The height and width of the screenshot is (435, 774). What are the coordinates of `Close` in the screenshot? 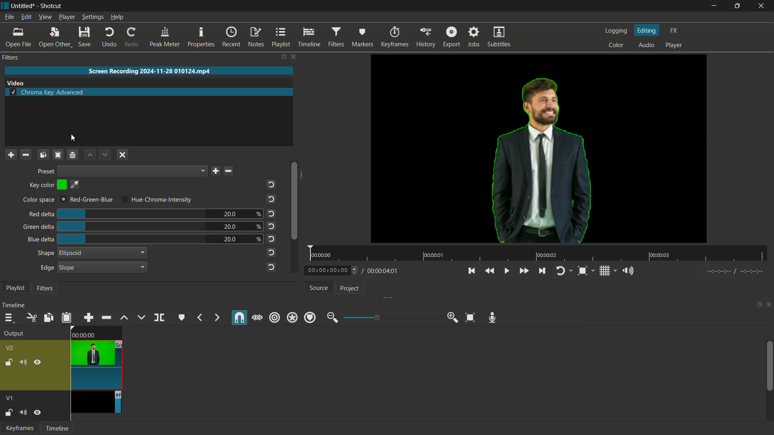 It's located at (123, 155).